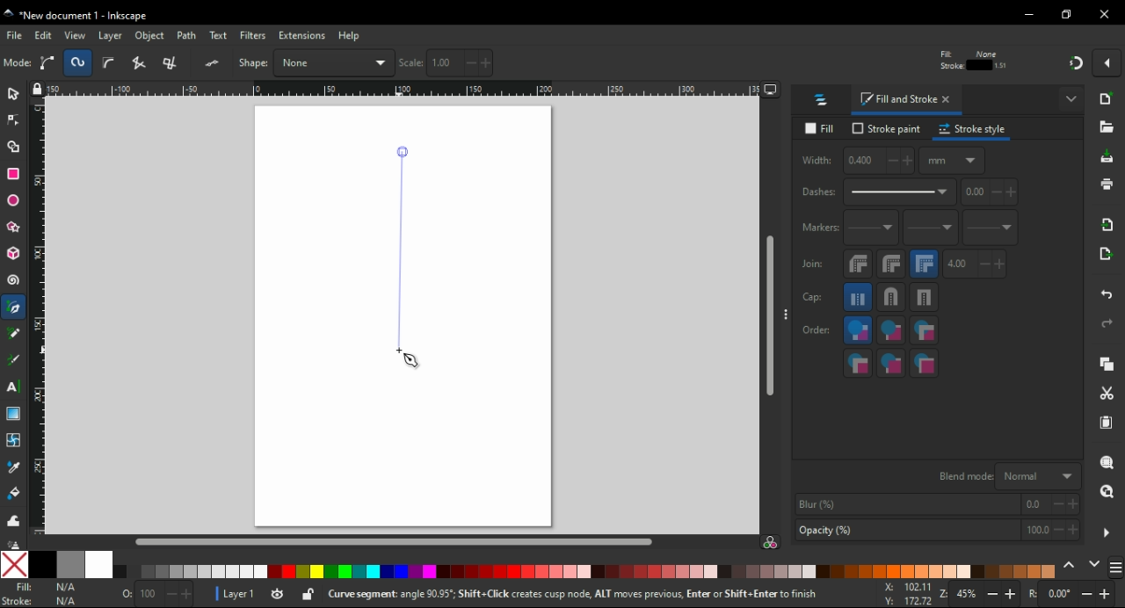 The width and height of the screenshot is (1125, 608). What do you see at coordinates (44, 35) in the screenshot?
I see `edit` at bounding box center [44, 35].